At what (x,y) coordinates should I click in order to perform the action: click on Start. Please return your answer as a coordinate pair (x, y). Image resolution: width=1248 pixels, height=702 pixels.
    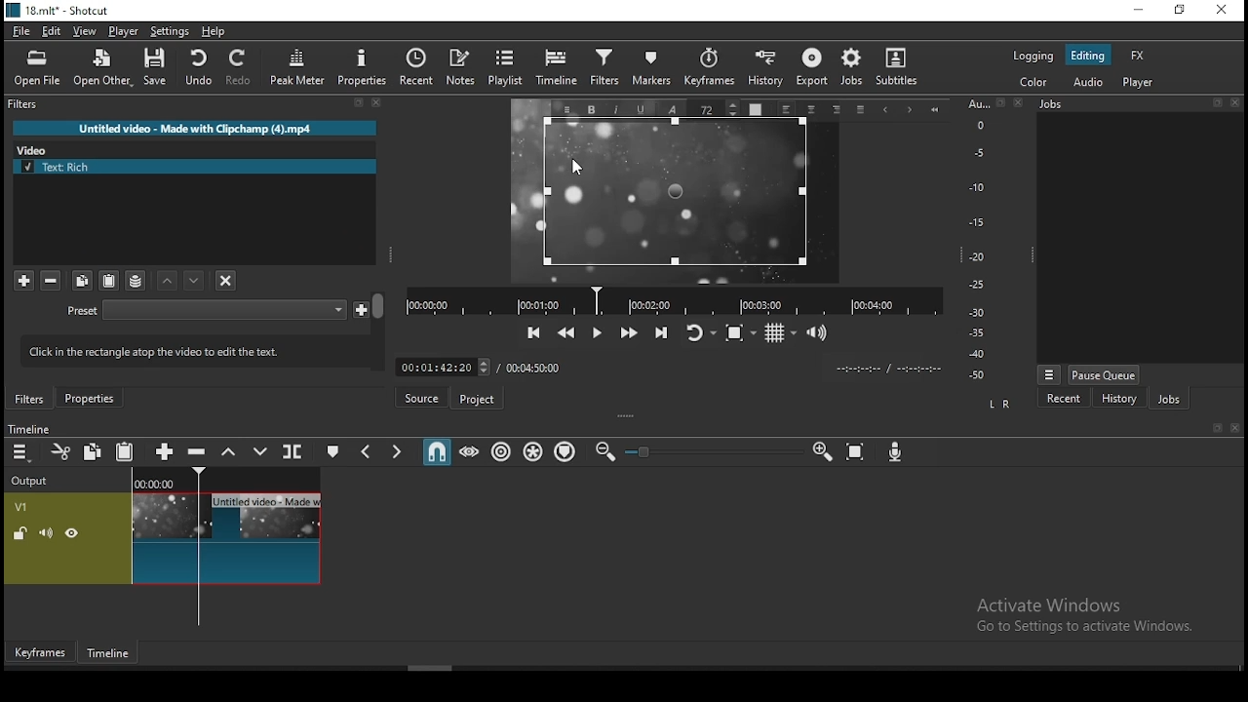
    Looking at the image, I should click on (935, 110).